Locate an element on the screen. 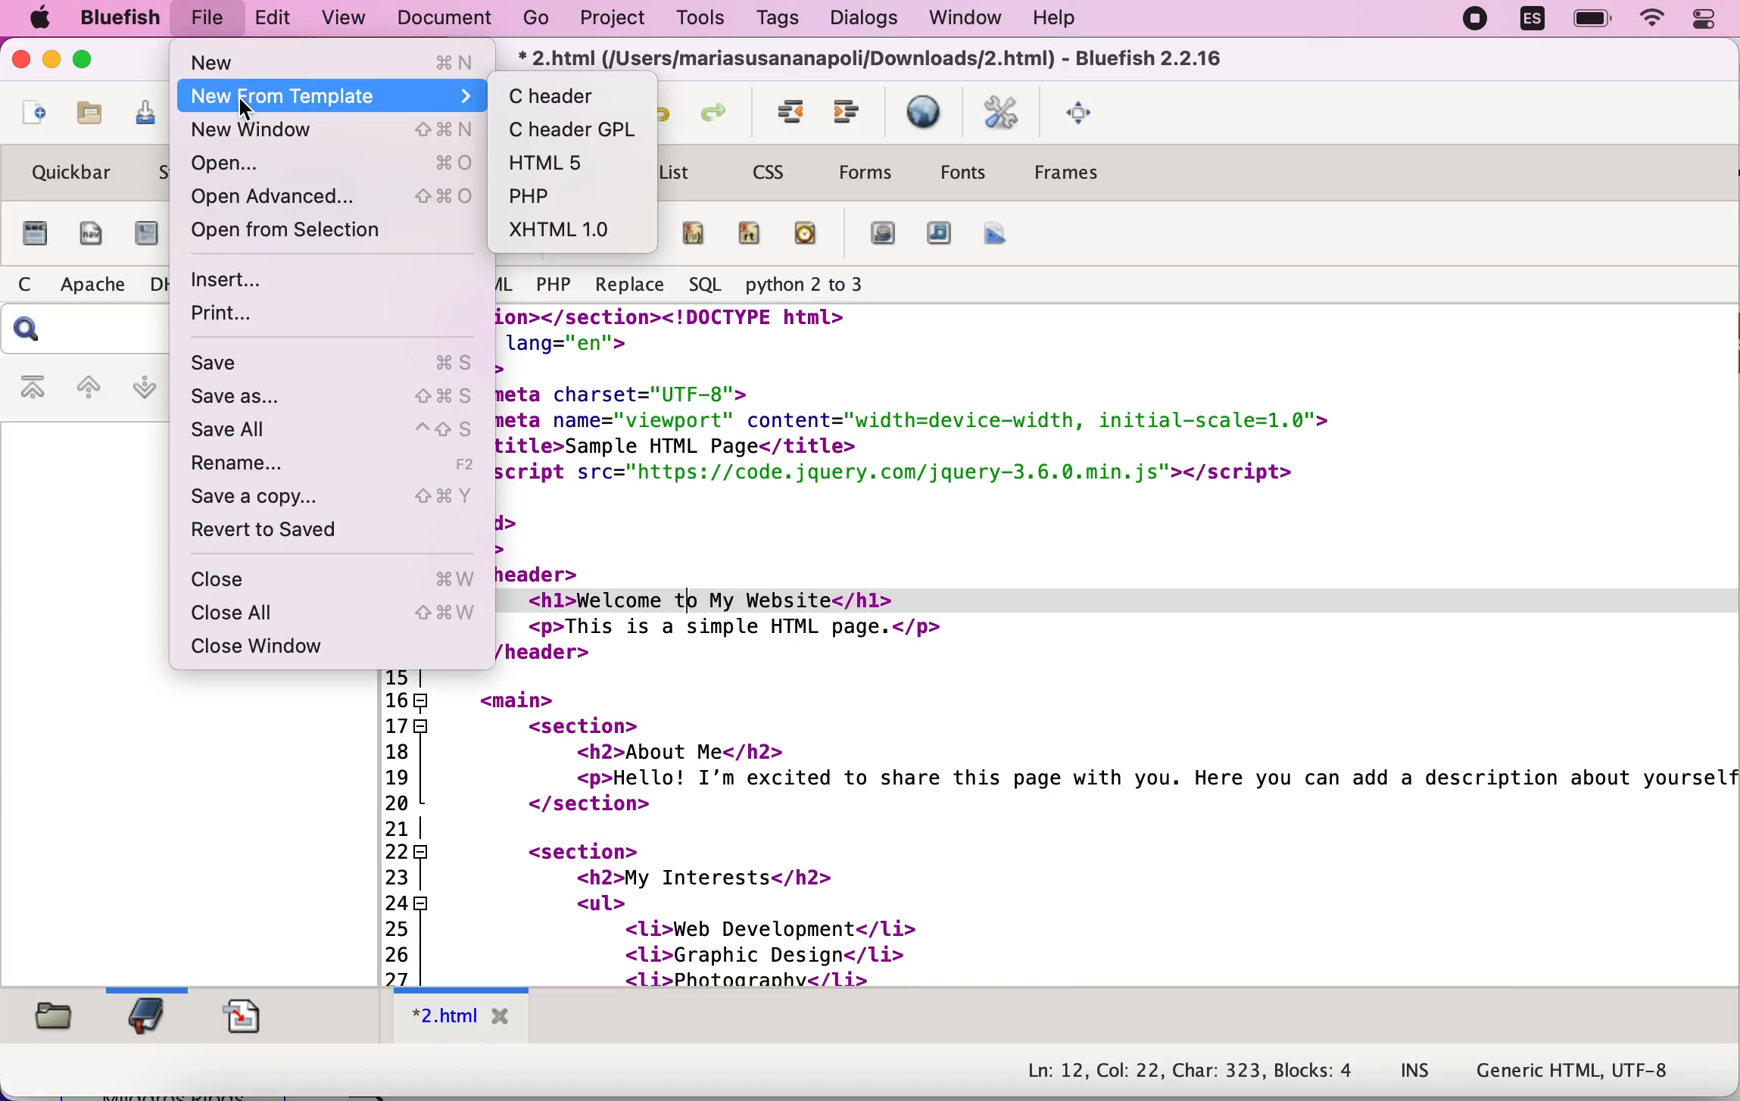 The image size is (1740, 1101). previous bookmark is located at coordinates (88, 385).